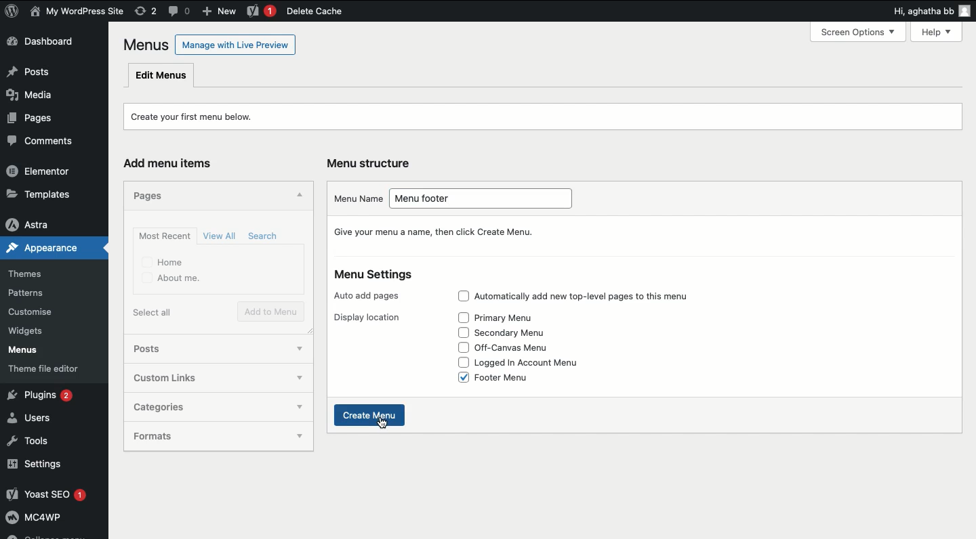  I want to click on Primary menu, so click(510, 318).